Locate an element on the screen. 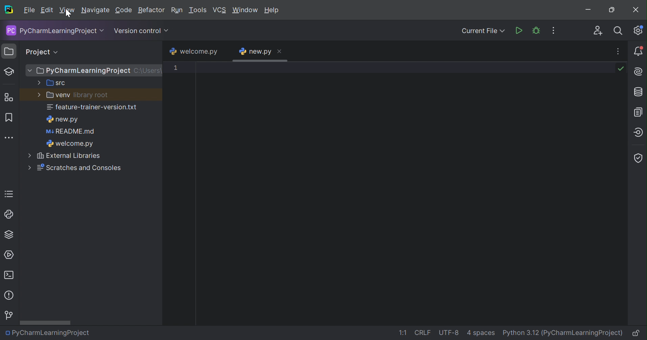 The width and height of the screenshot is (647, 340). Drop down is located at coordinates (57, 52).